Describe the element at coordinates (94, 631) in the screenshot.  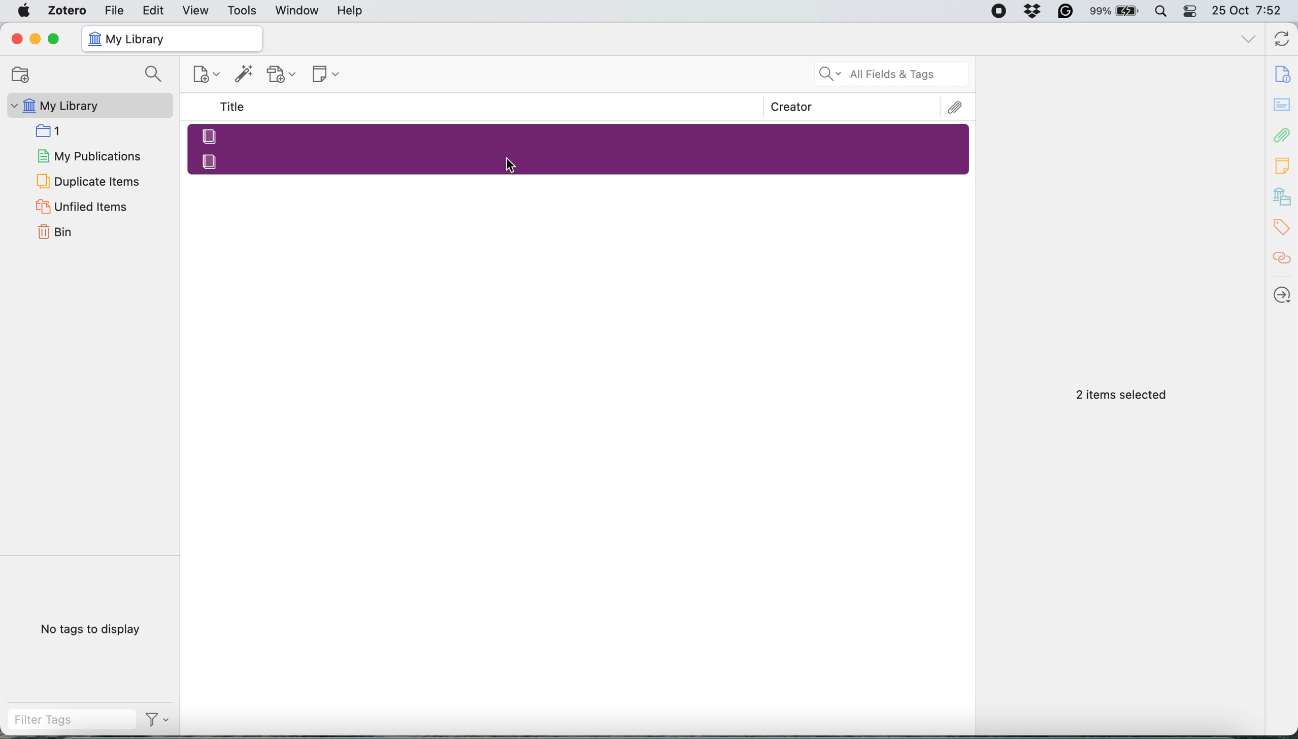
I see `No tags to display` at that location.